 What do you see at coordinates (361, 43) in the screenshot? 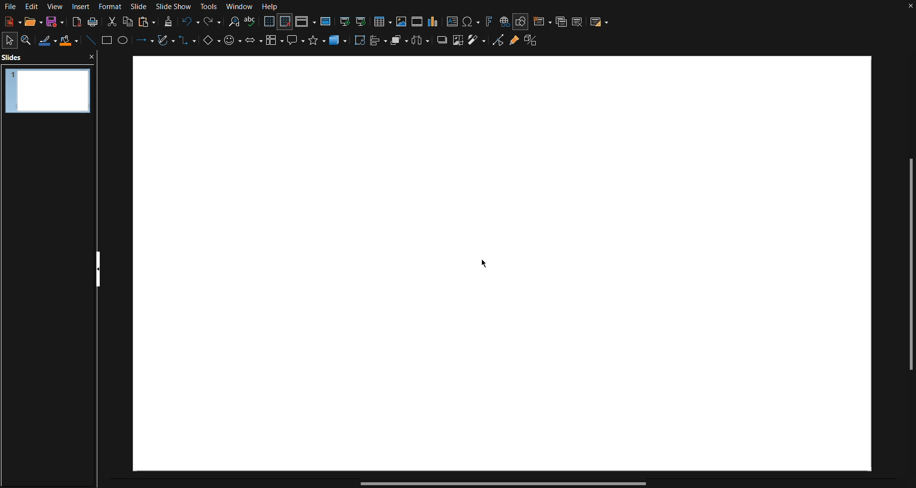
I see `Transformation` at bounding box center [361, 43].